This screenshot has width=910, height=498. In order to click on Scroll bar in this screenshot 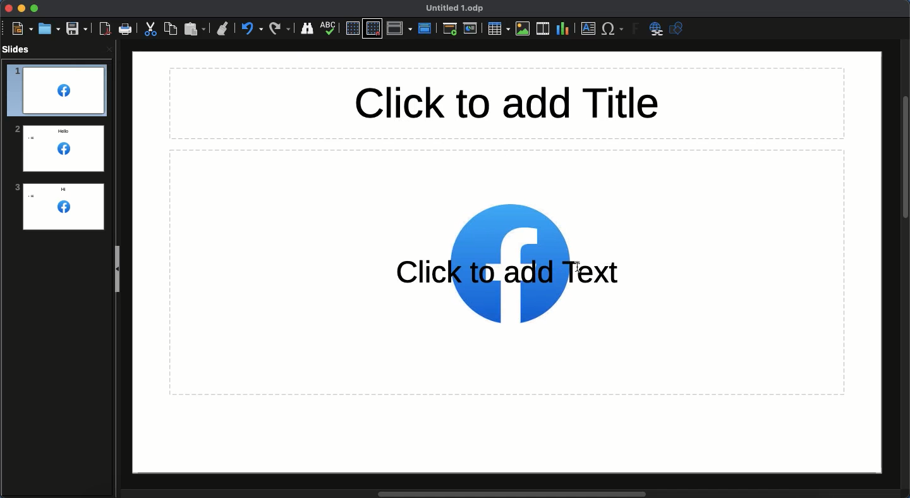, I will do `click(904, 157)`.